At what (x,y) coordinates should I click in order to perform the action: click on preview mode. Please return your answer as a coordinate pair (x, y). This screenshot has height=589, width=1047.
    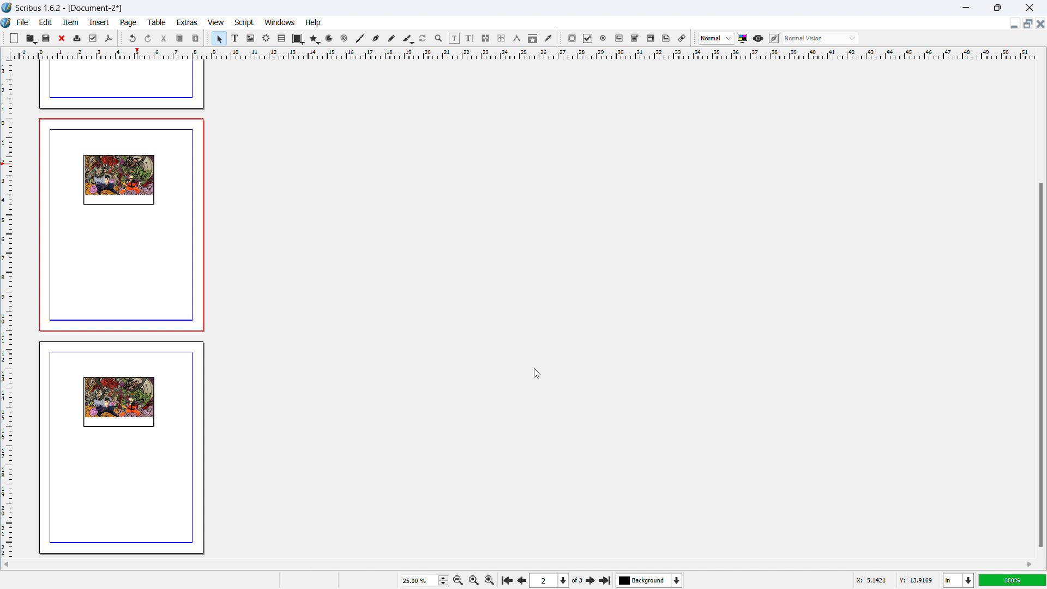
    Looking at the image, I should click on (758, 39).